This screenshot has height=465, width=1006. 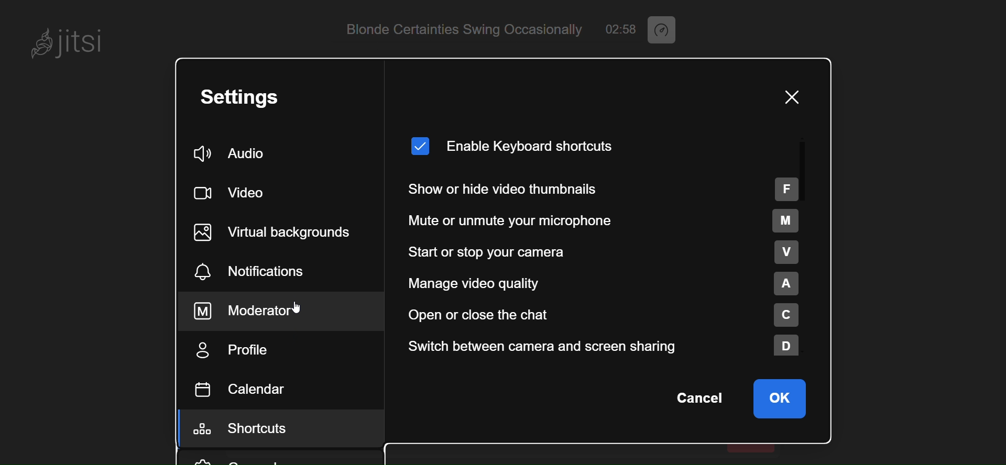 What do you see at coordinates (604, 220) in the screenshot?
I see `mute or unmute your microphone` at bounding box center [604, 220].